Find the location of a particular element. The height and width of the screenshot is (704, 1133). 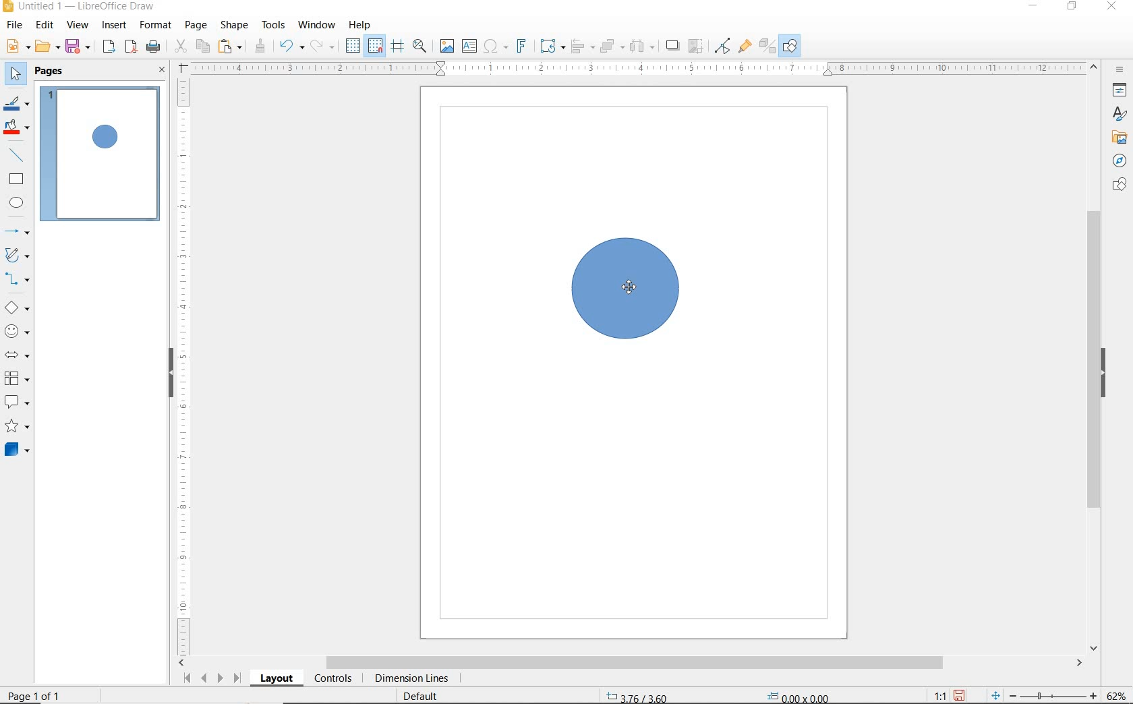

CONNECTORS is located at coordinates (18, 280).